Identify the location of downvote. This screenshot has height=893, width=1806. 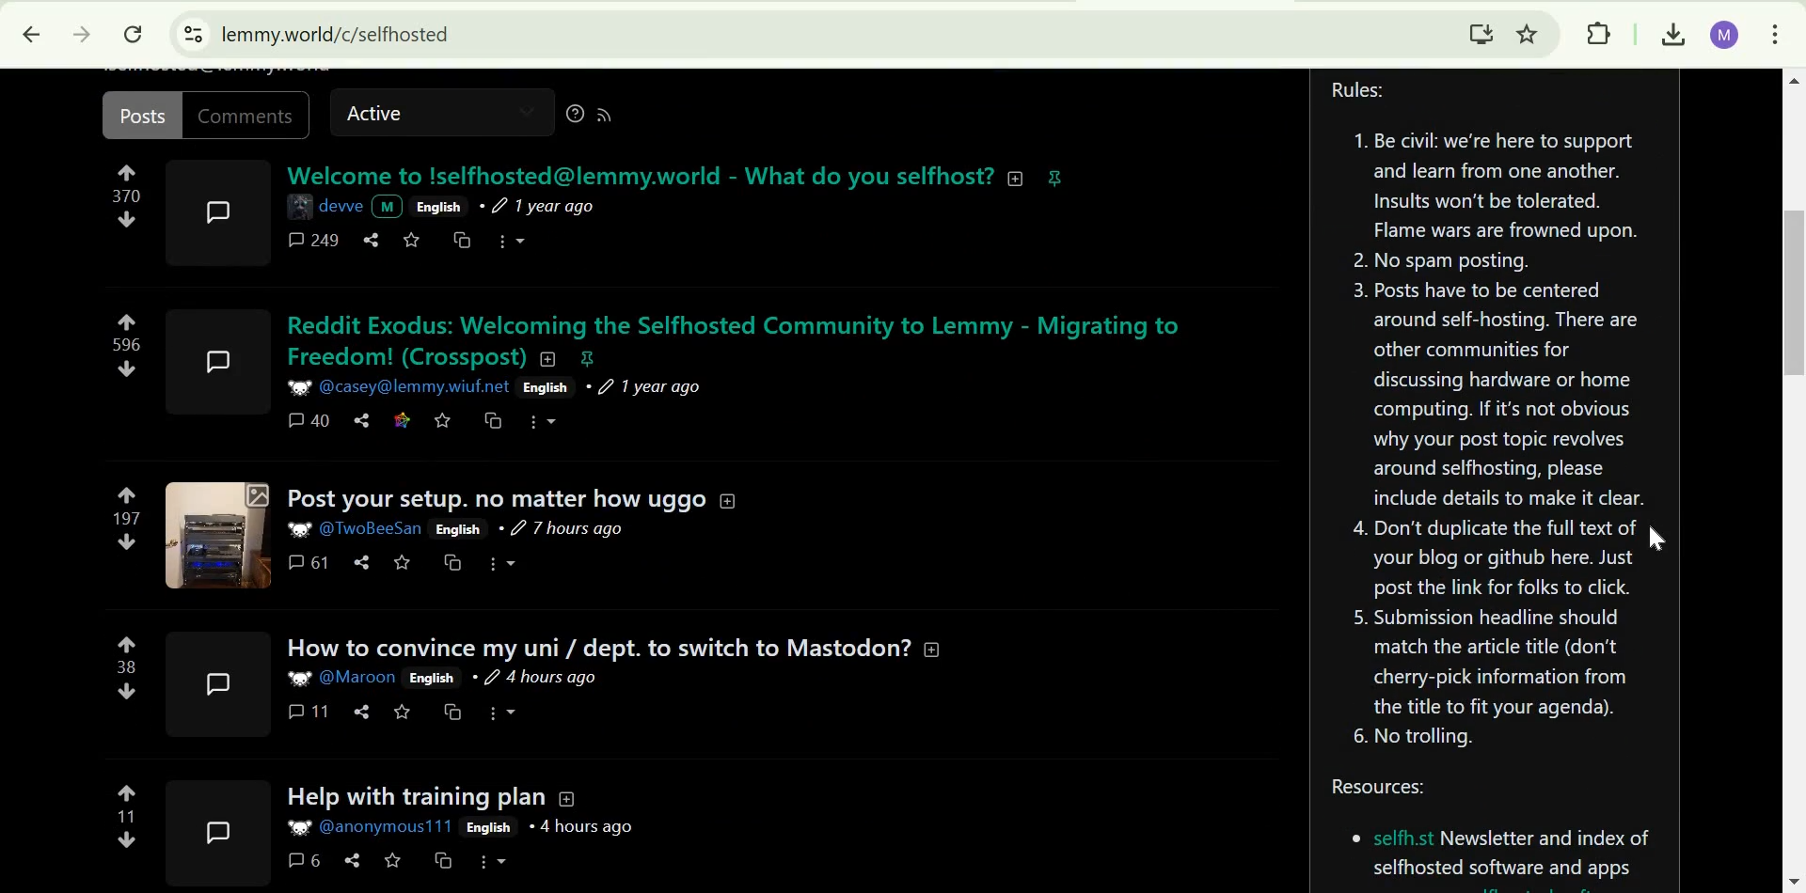
(126, 840).